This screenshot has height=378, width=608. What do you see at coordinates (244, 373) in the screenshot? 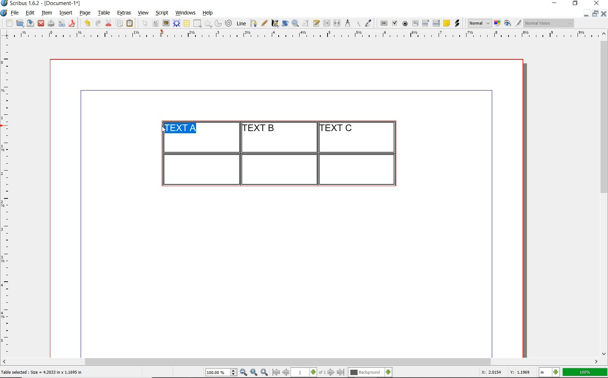
I see `zoom out` at bounding box center [244, 373].